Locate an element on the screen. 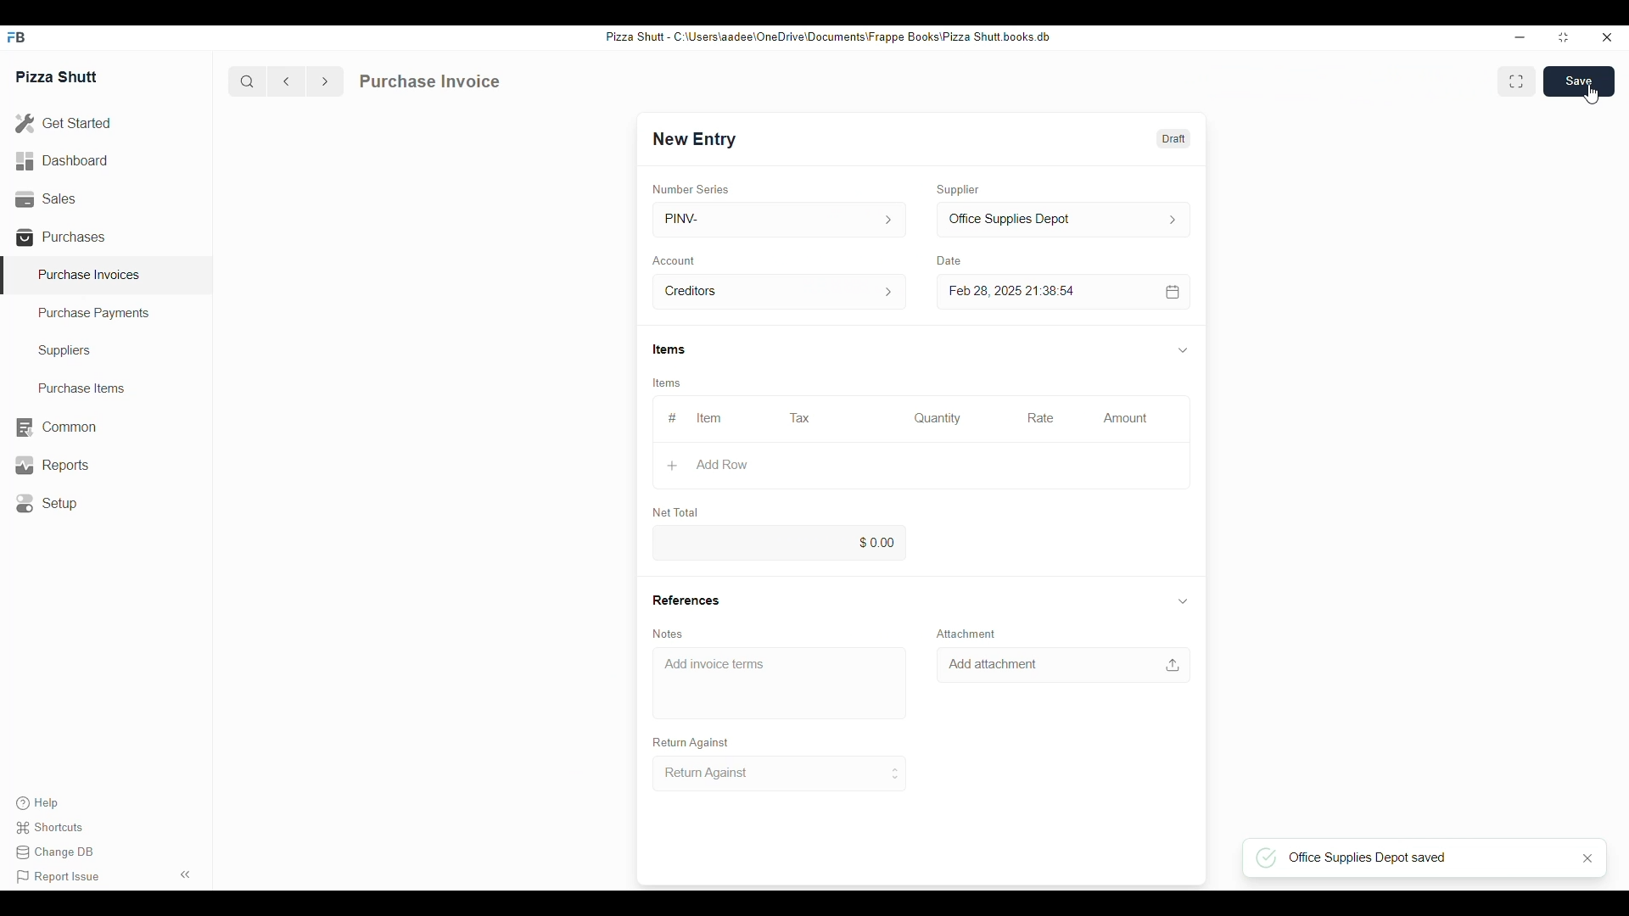 This screenshot has width=1629, height=916. Reports is located at coordinates (50, 465).